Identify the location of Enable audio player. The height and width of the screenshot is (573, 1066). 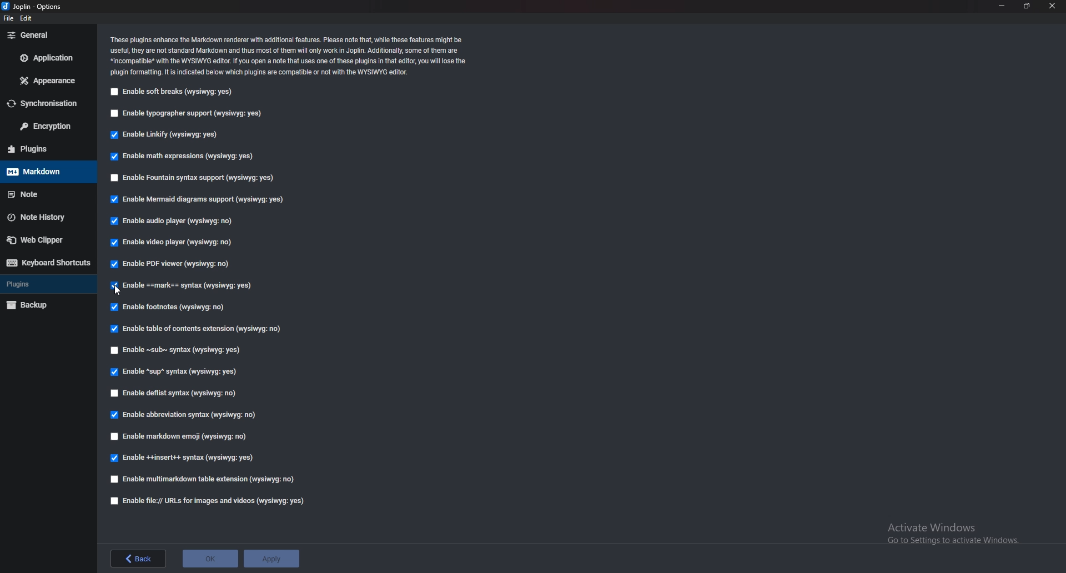
(173, 223).